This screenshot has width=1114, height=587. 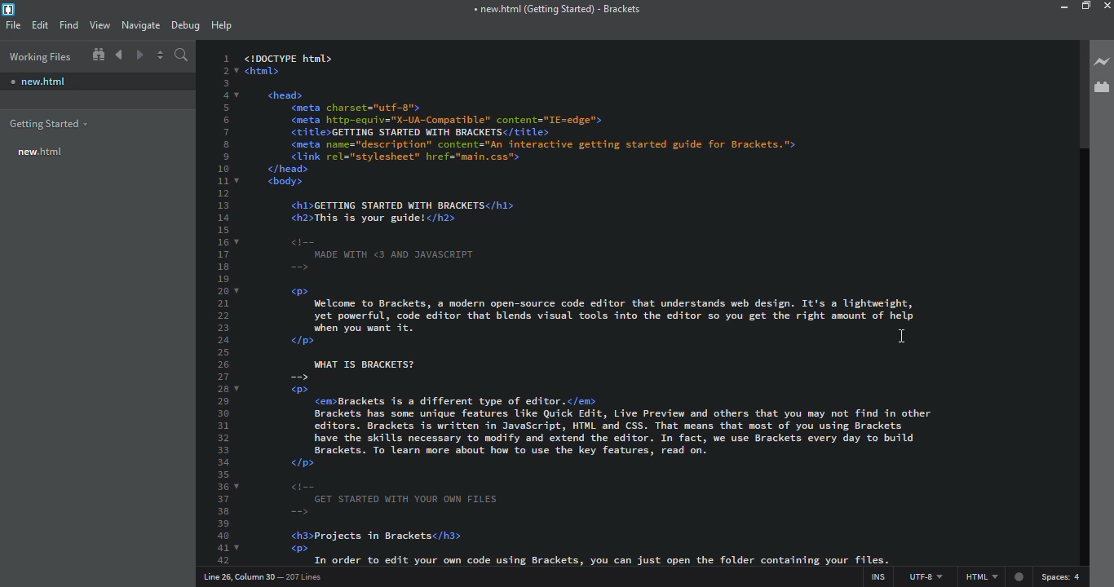 I want to click on navigate back, so click(x=119, y=55).